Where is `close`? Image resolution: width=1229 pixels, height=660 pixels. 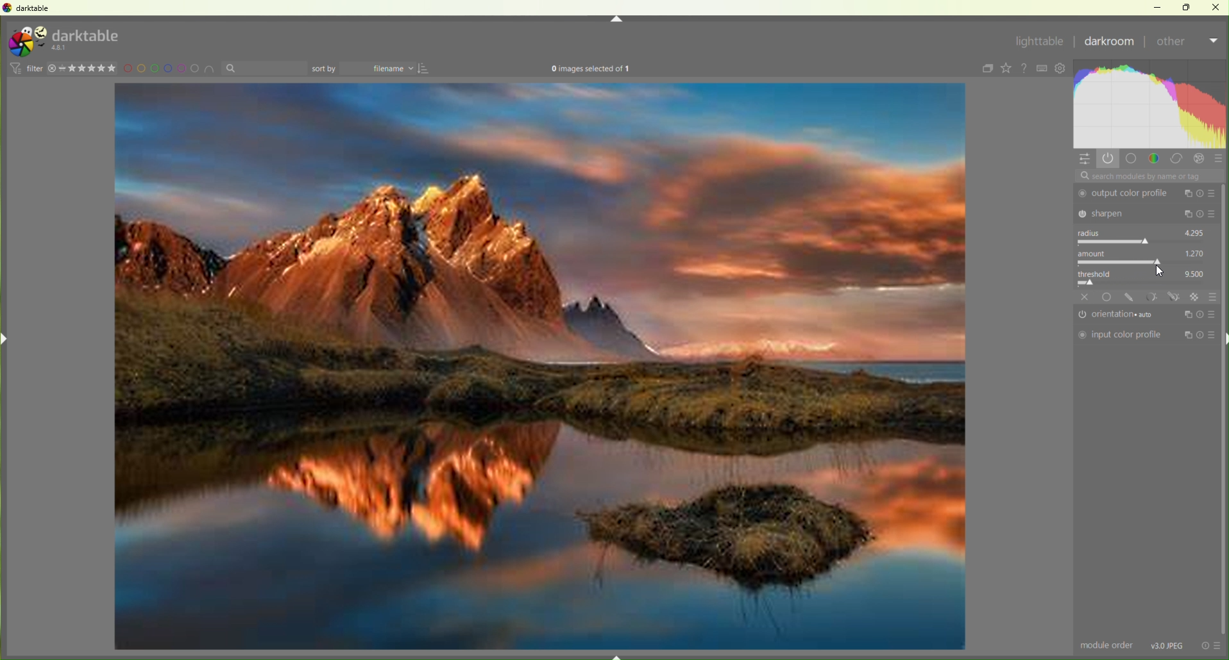
close is located at coordinates (52, 69).